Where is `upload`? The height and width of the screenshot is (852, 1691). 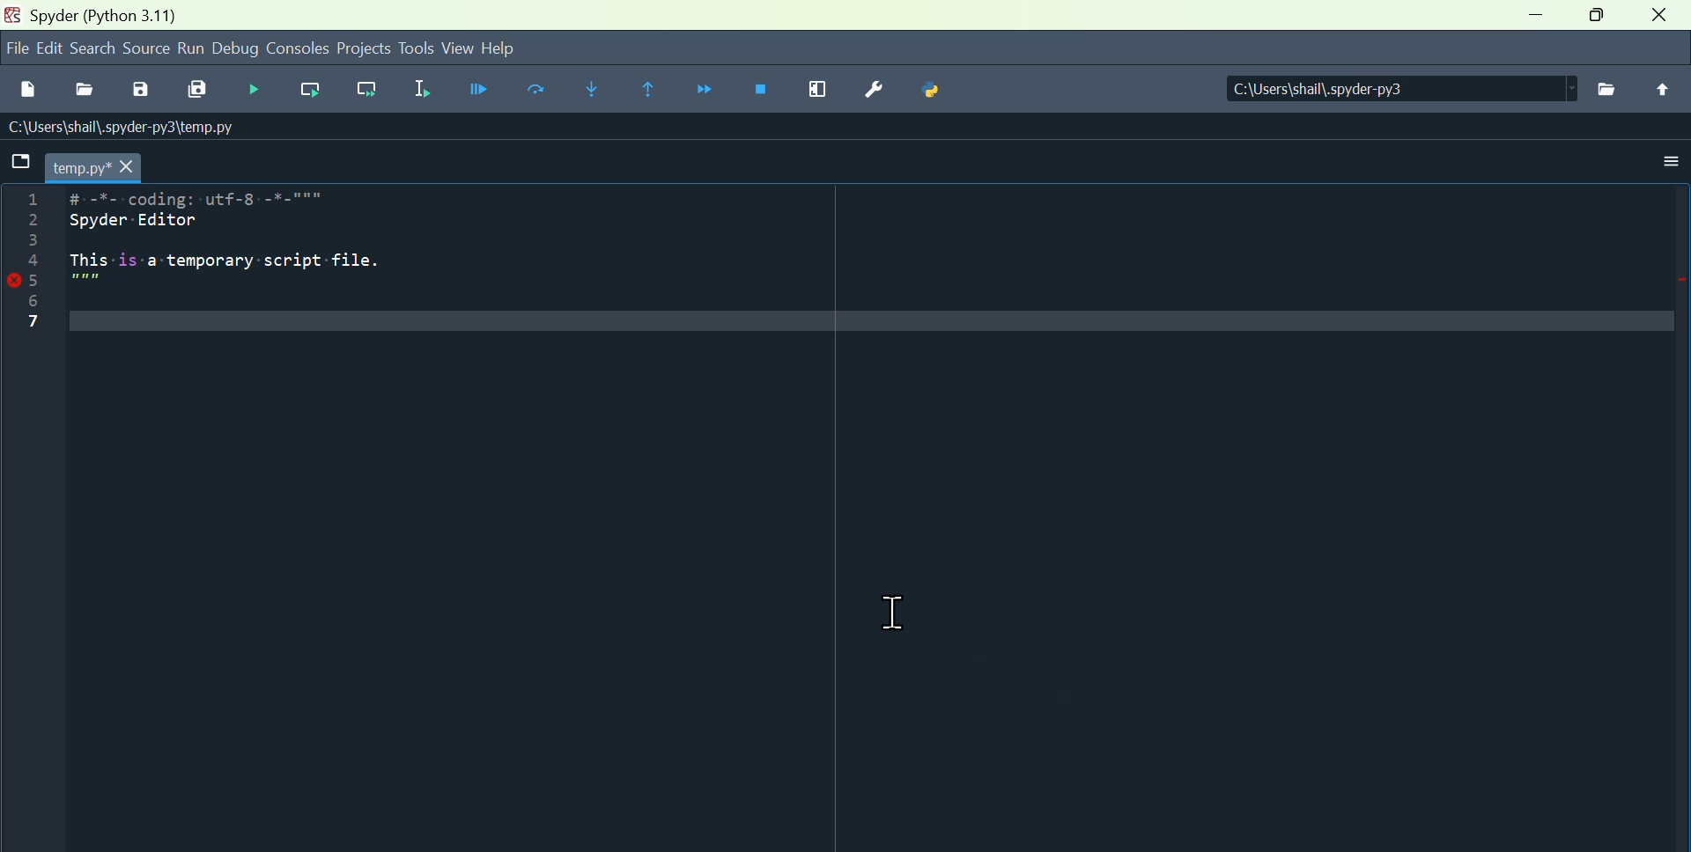 upload is located at coordinates (1660, 91).